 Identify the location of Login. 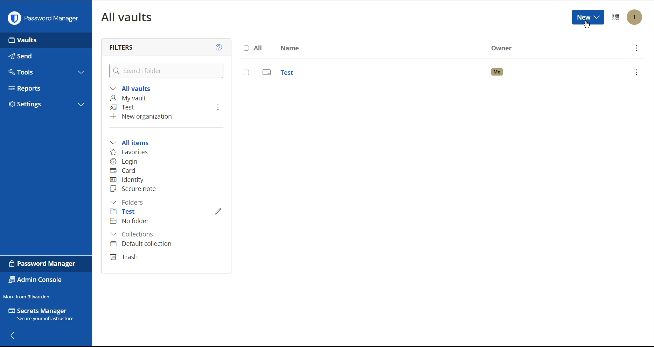
(124, 161).